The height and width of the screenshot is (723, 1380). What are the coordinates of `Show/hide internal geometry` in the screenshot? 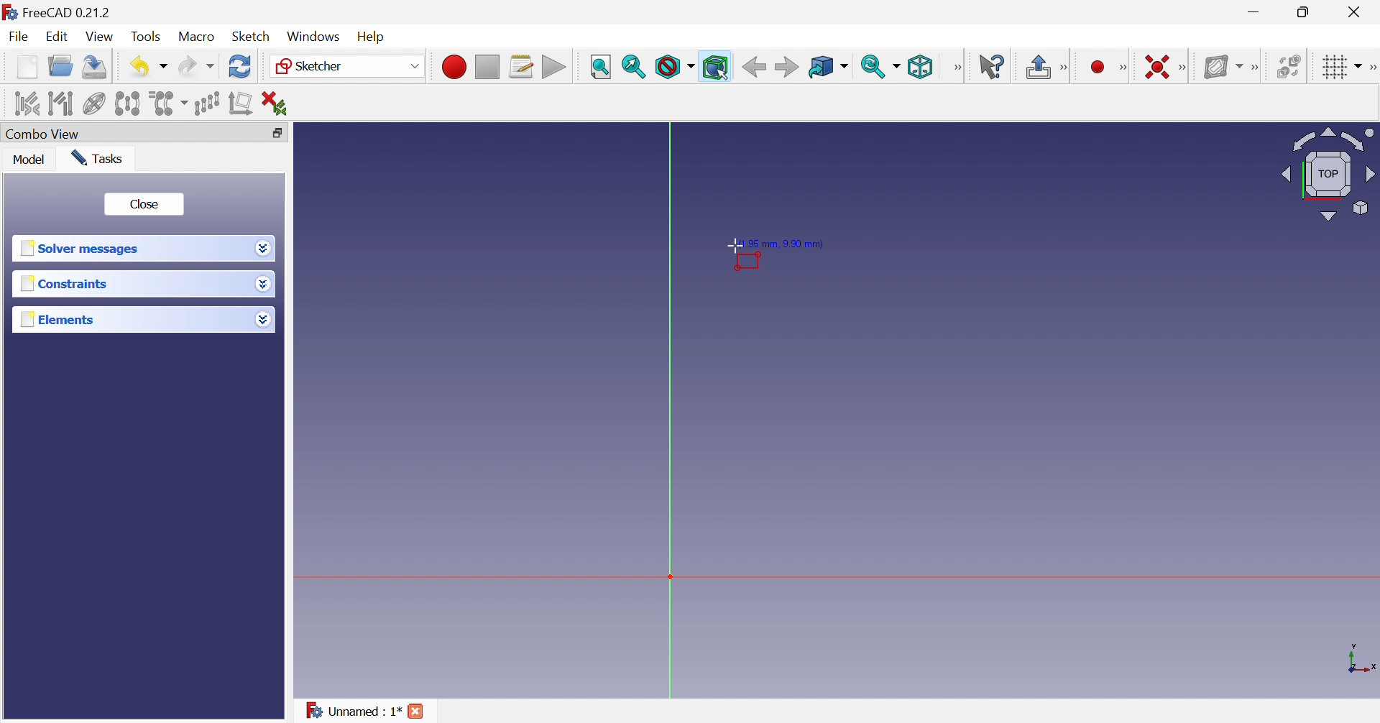 It's located at (94, 103).